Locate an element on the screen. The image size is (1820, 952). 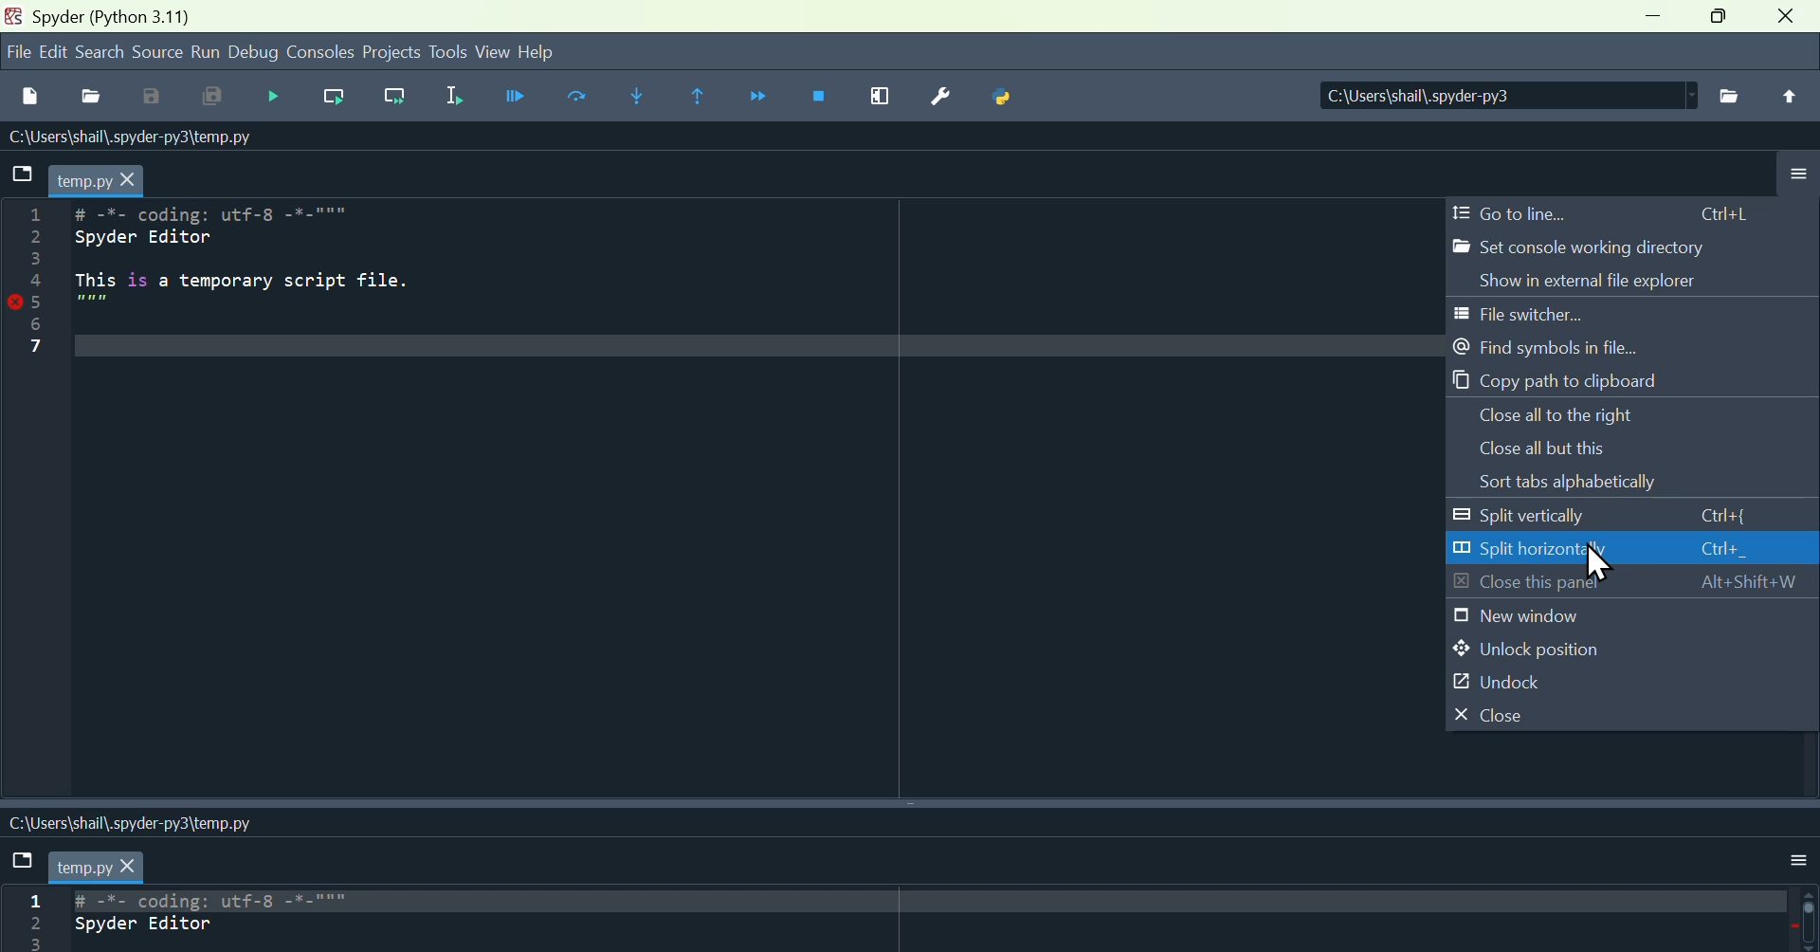
Unlock is located at coordinates (1519, 684).